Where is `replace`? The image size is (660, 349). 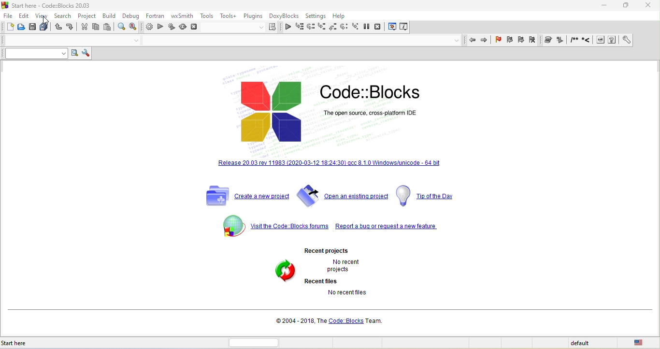
replace is located at coordinates (133, 27).